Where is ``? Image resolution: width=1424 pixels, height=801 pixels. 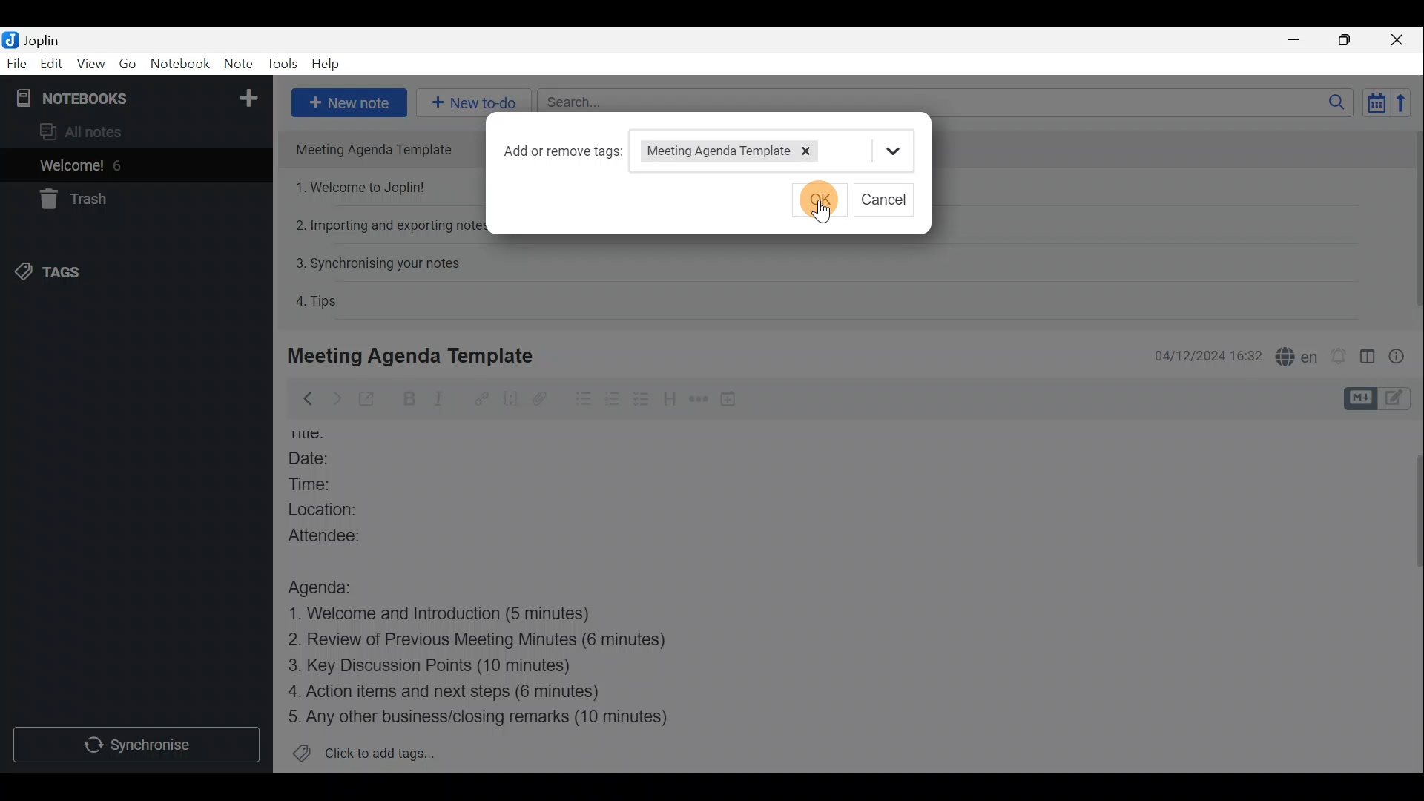
 is located at coordinates (311, 433).